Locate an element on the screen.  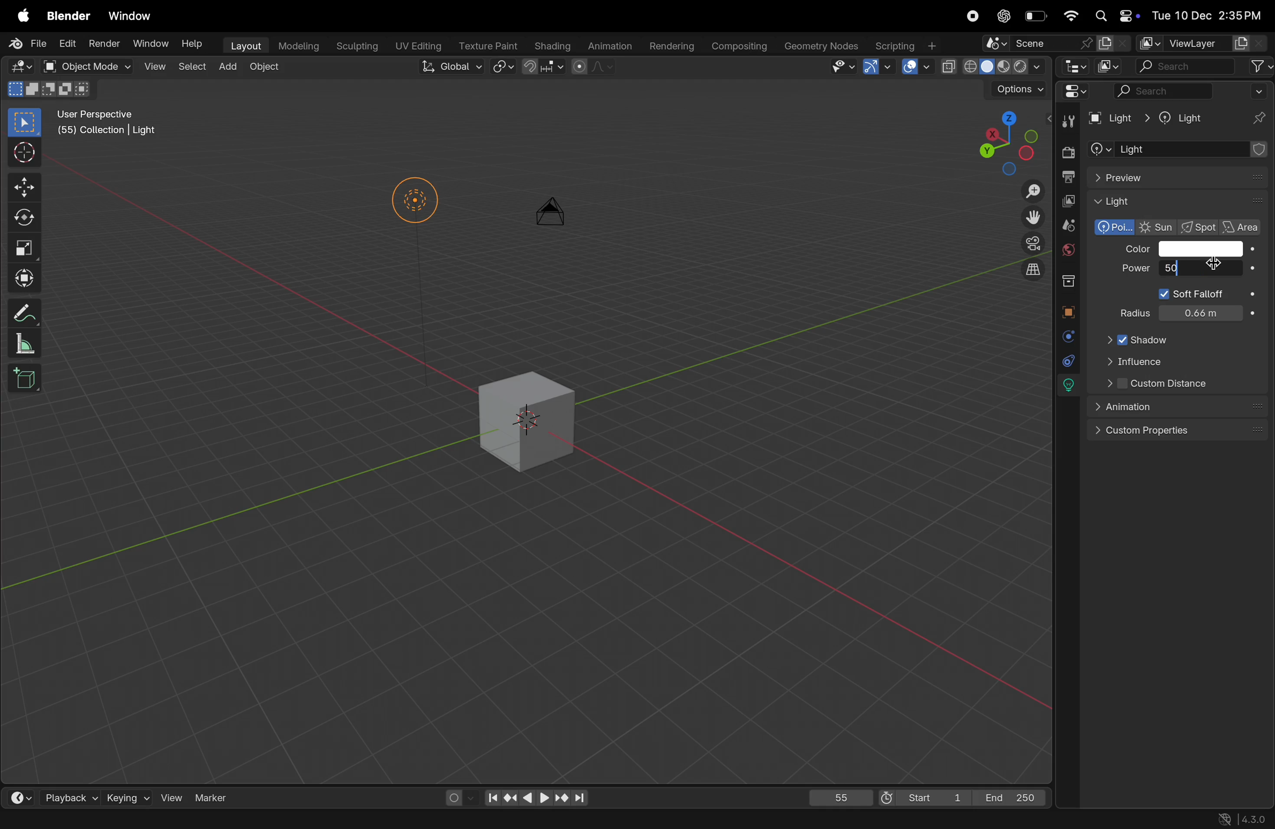
view port shading is located at coordinates (997, 67).